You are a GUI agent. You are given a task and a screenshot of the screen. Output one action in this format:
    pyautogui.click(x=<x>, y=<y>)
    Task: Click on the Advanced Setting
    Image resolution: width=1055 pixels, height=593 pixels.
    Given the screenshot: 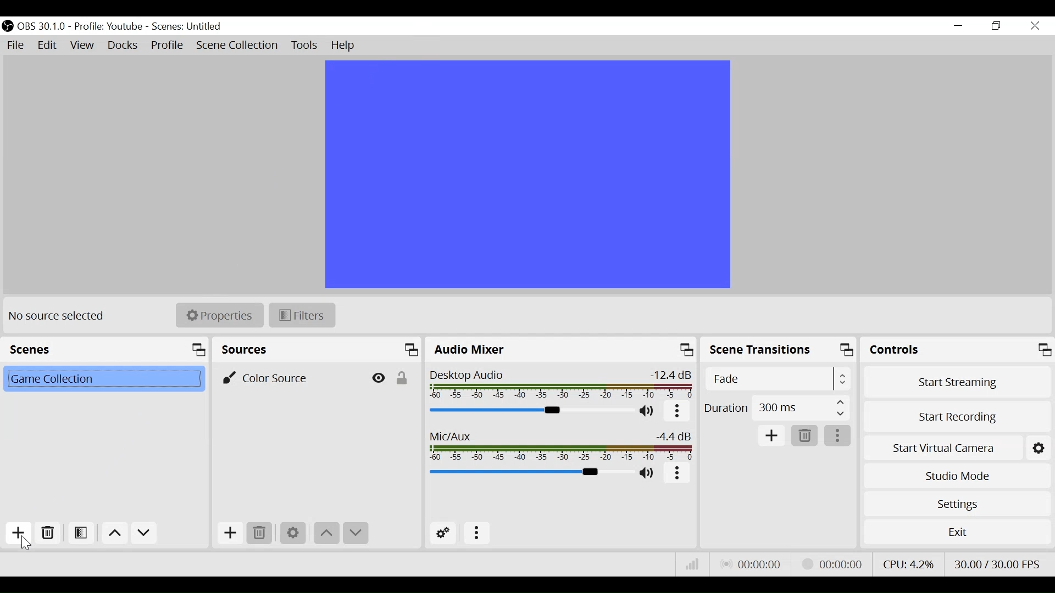 What is the action you would take?
    pyautogui.click(x=443, y=533)
    